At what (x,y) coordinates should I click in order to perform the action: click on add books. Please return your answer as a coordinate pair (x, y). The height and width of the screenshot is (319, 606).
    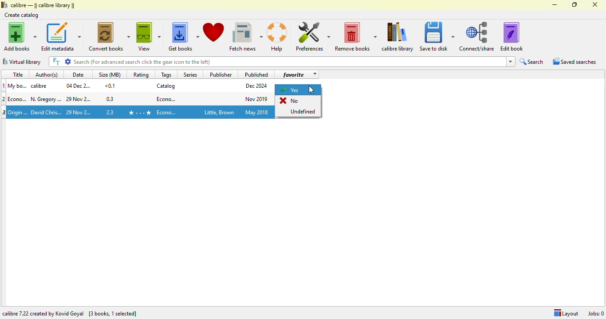
    Looking at the image, I should click on (20, 36).